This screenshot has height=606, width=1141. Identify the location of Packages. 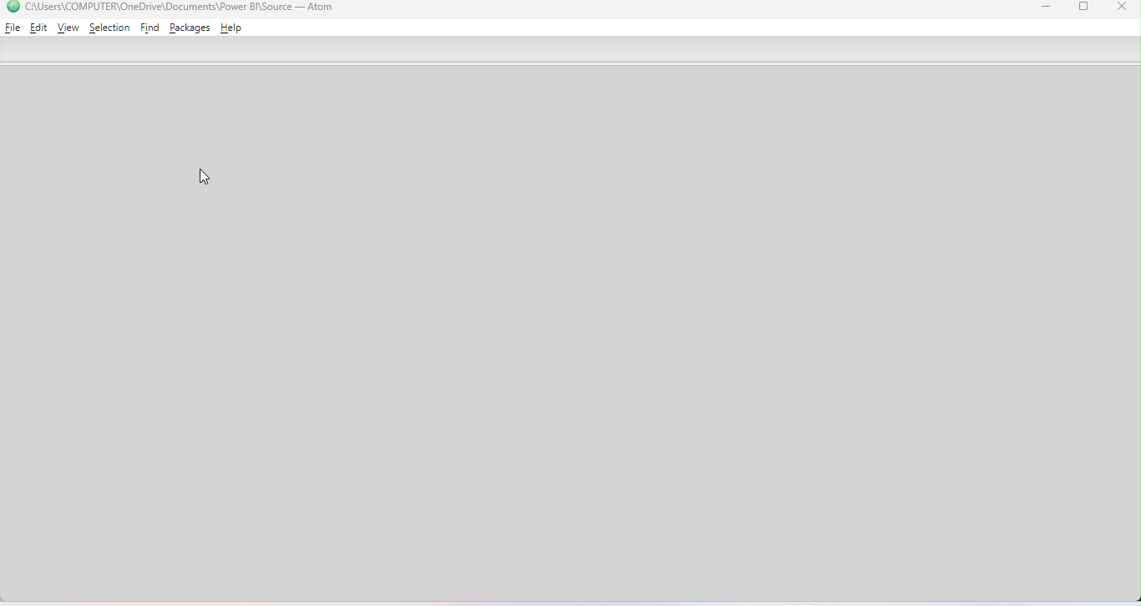
(192, 28).